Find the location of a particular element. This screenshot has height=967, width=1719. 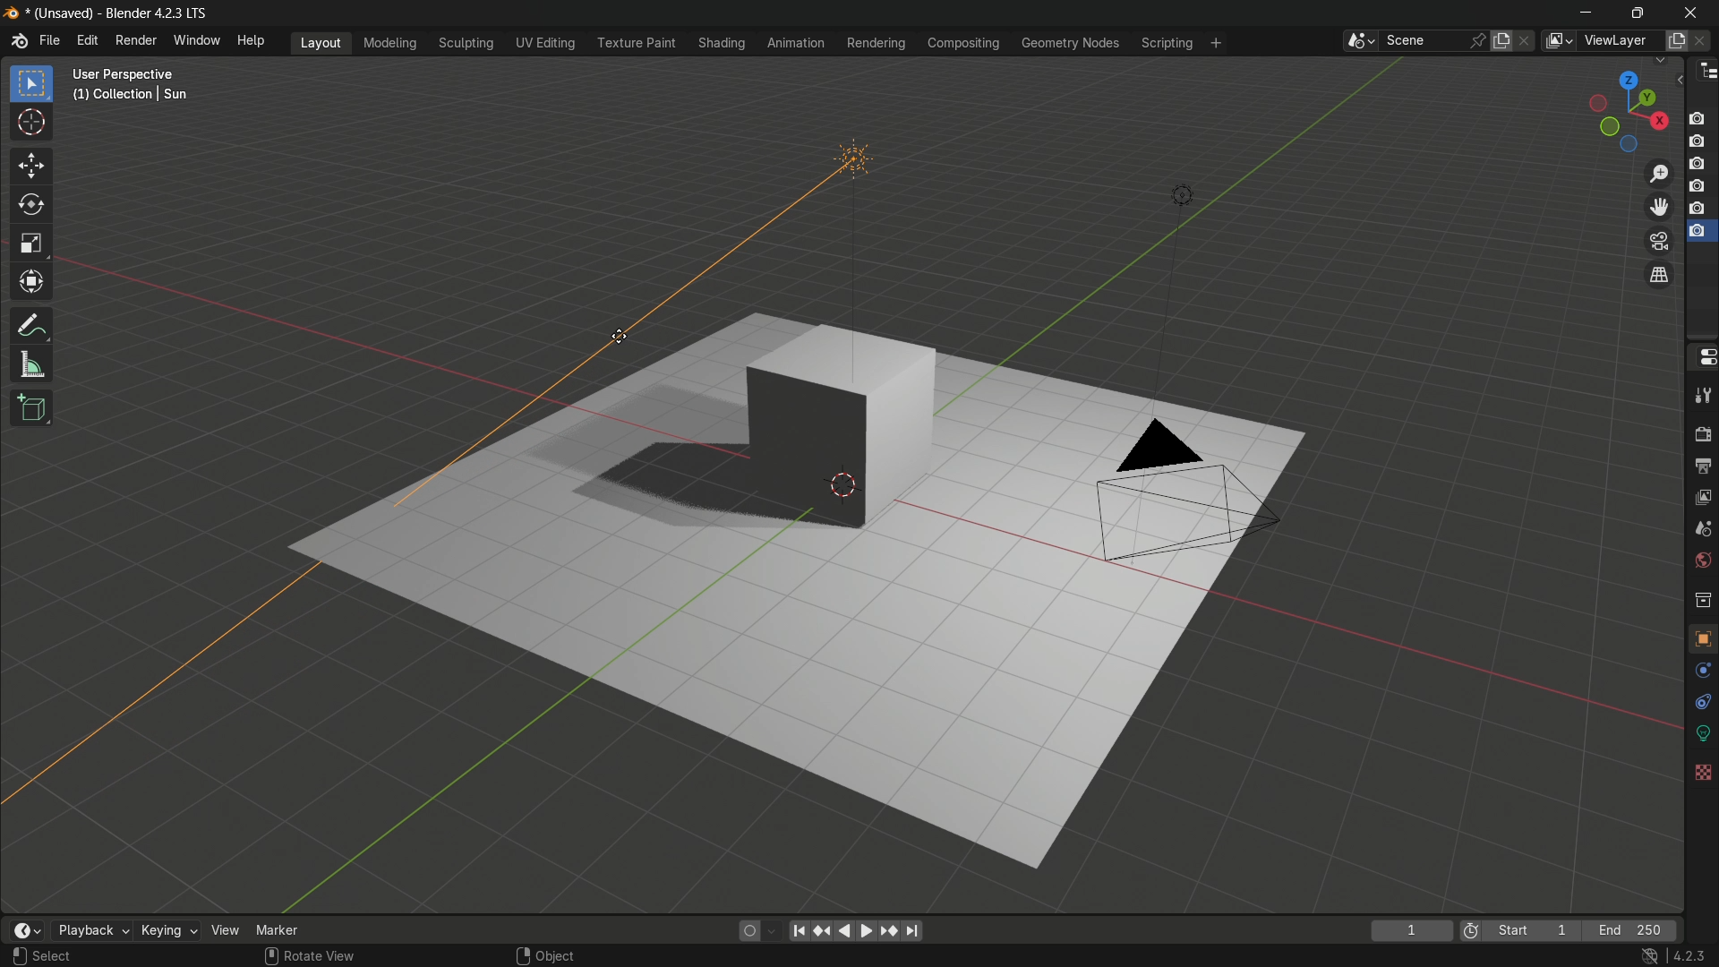

uv editing is located at coordinates (545, 42).